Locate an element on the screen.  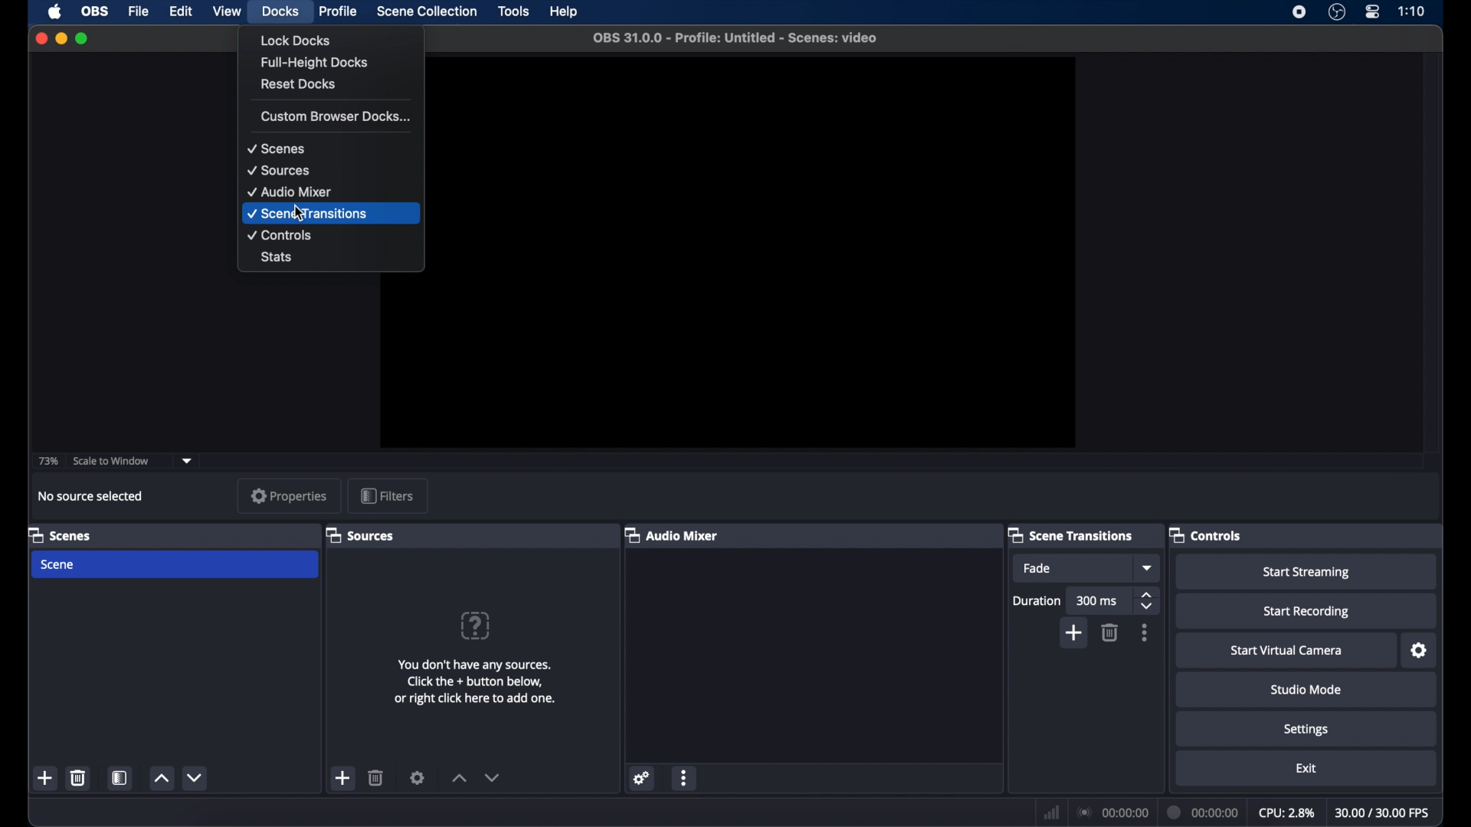
audio mixer is located at coordinates (676, 534).